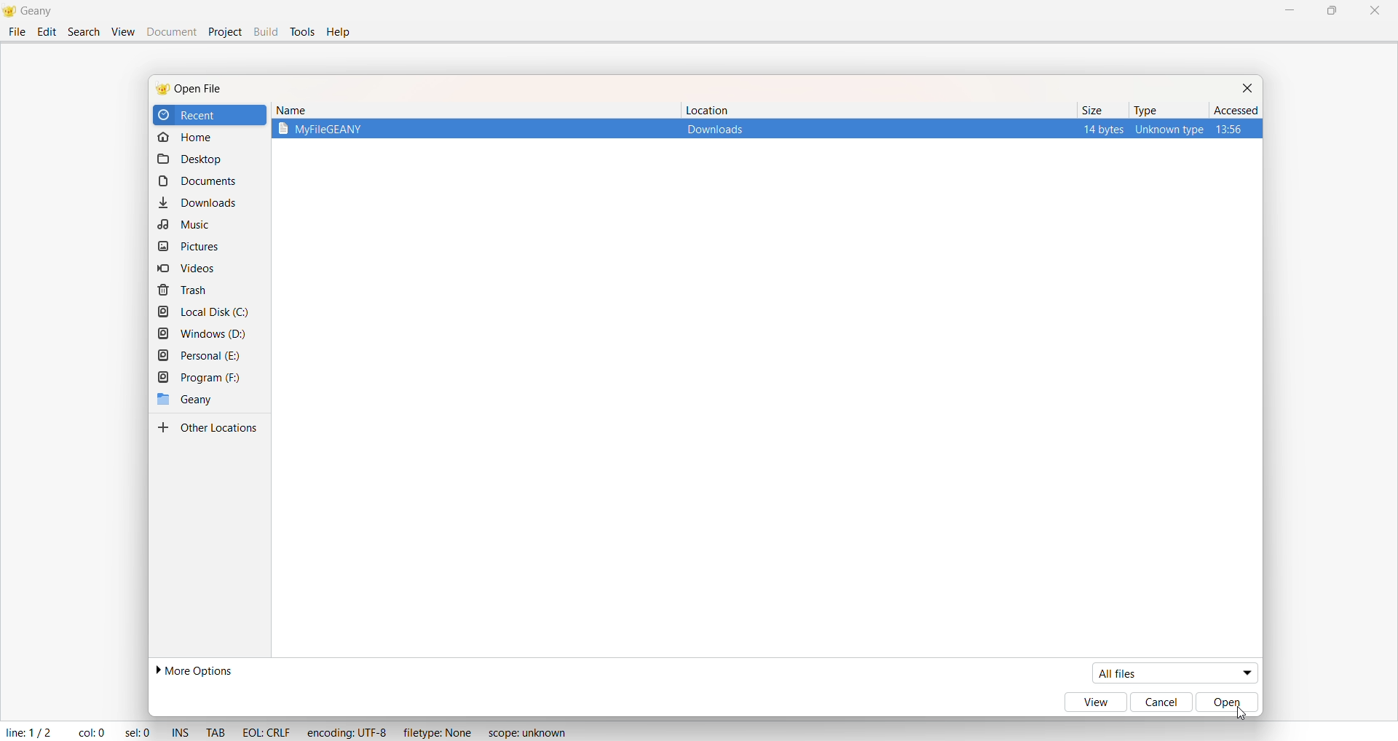 The image size is (1398, 741). What do you see at coordinates (1244, 672) in the screenshot?
I see `dropdown` at bounding box center [1244, 672].